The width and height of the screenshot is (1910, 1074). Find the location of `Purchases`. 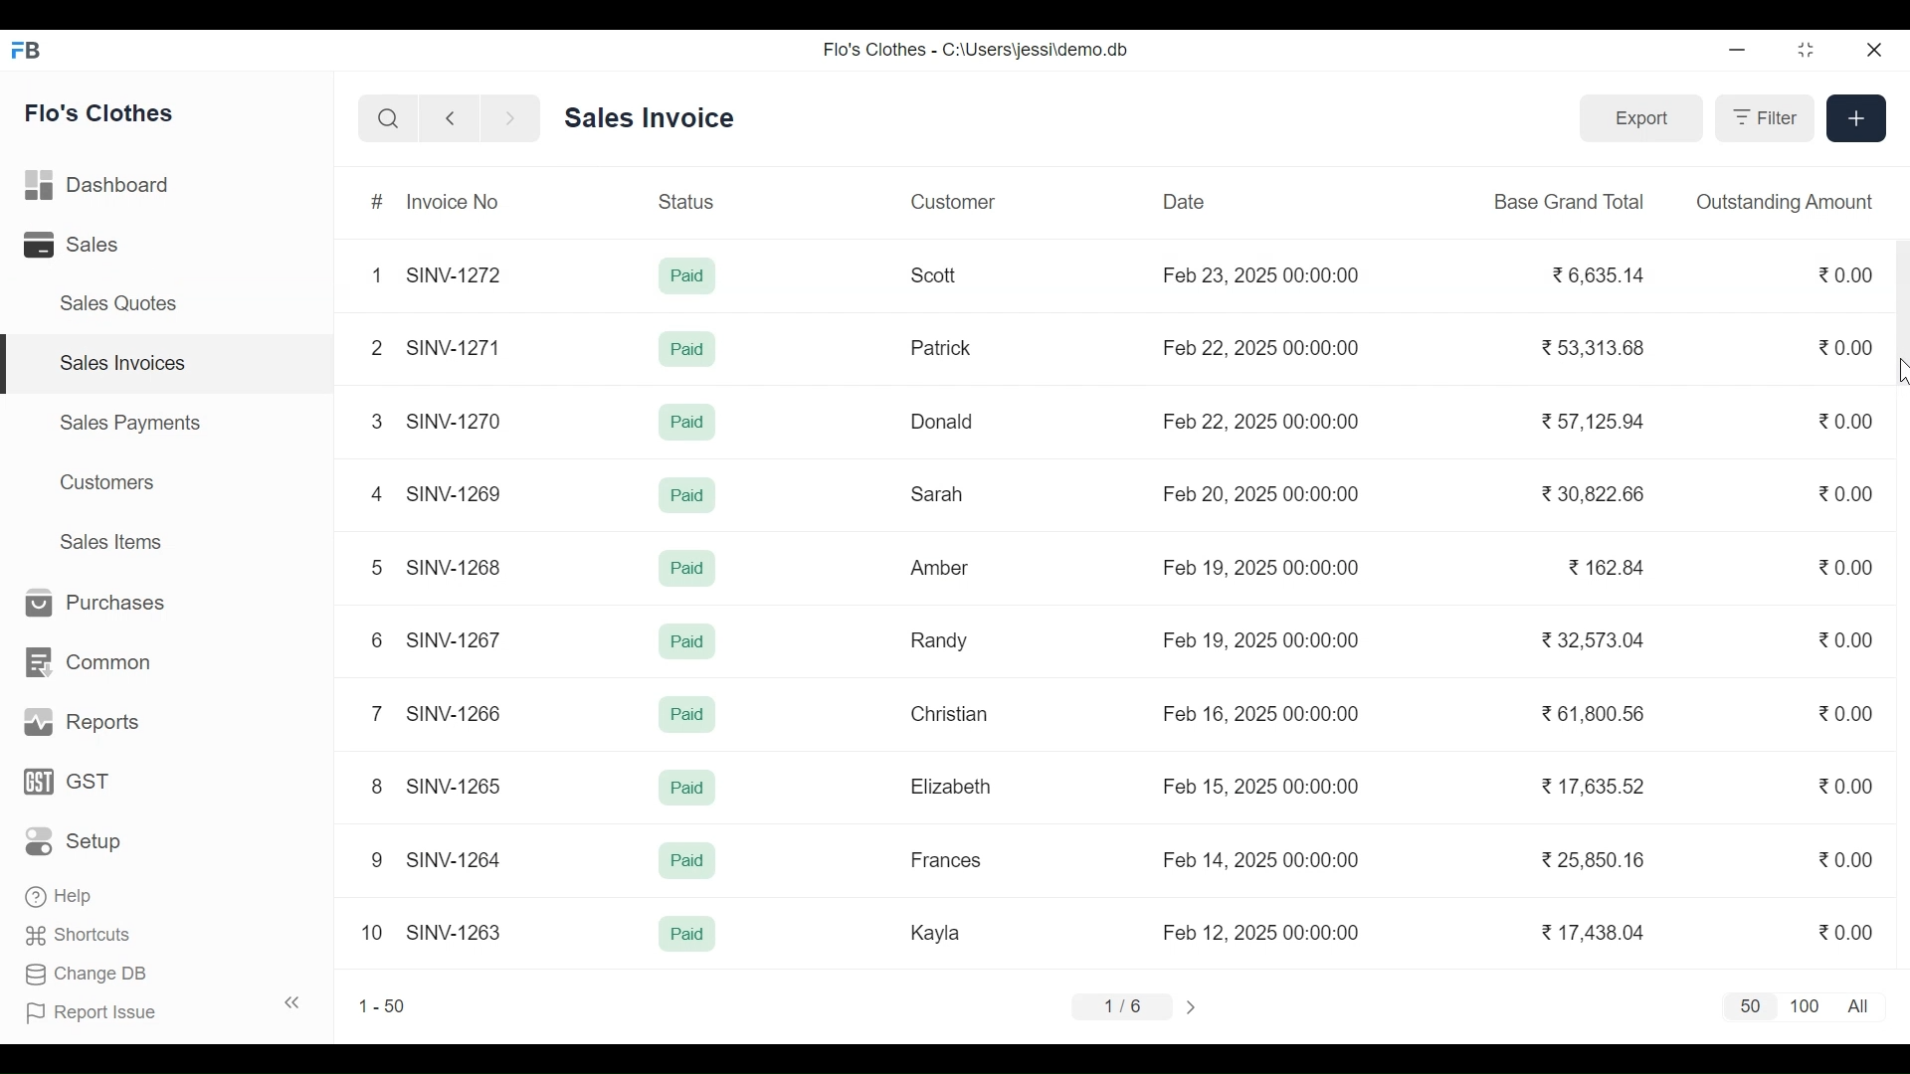

Purchases is located at coordinates (88, 604).